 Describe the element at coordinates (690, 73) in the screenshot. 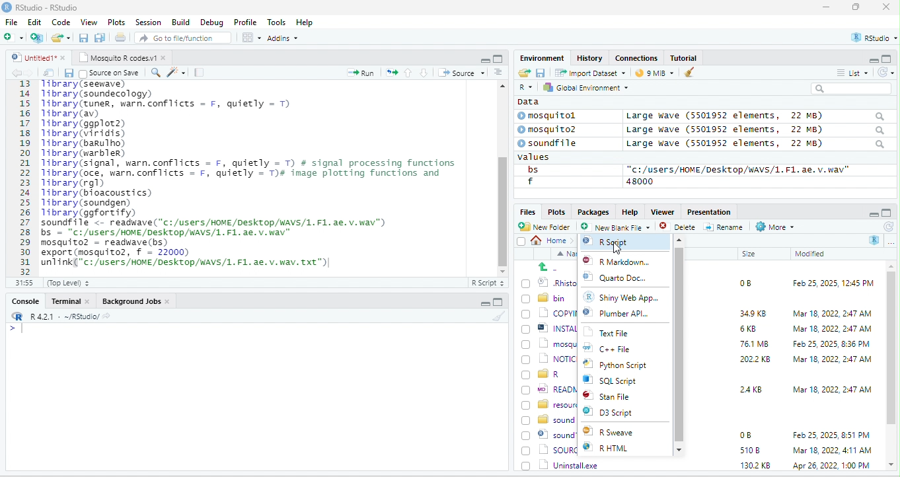

I see `brush` at that location.